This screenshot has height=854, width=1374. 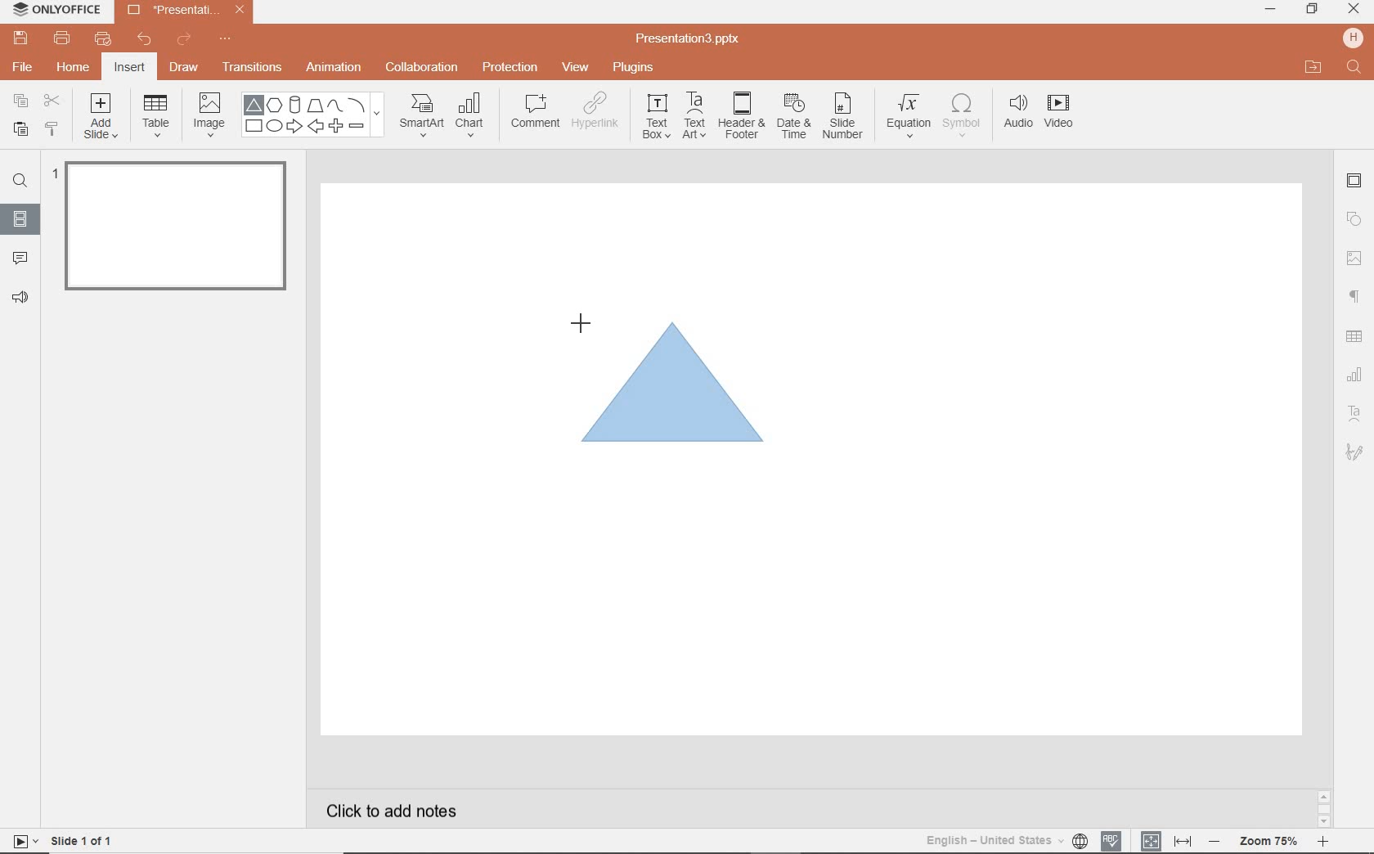 What do you see at coordinates (690, 39) in the screenshot?
I see `FILE NAME` at bounding box center [690, 39].